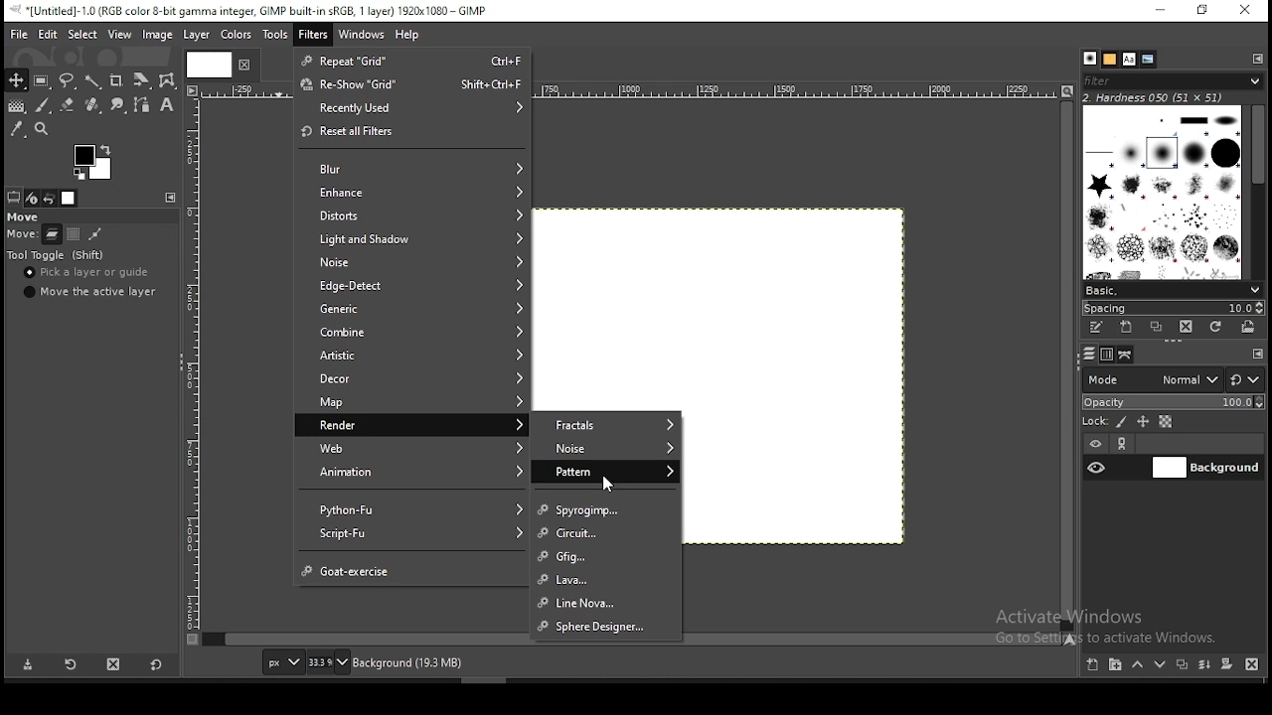  What do you see at coordinates (410, 424) in the screenshot?
I see `render` at bounding box center [410, 424].